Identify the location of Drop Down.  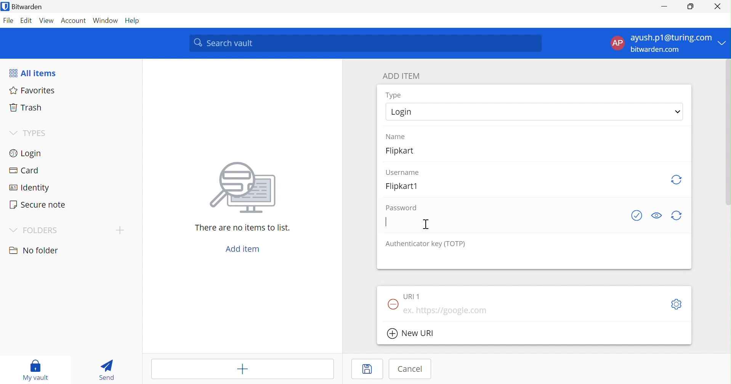
(12, 132).